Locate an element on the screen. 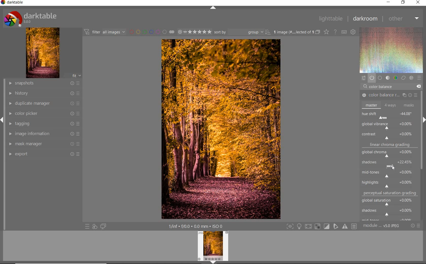  global saturation is located at coordinates (390, 201).